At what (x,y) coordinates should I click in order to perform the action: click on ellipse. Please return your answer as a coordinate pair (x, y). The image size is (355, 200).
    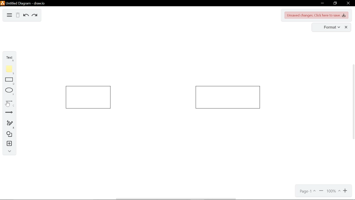
    Looking at the image, I should click on (8, 92).